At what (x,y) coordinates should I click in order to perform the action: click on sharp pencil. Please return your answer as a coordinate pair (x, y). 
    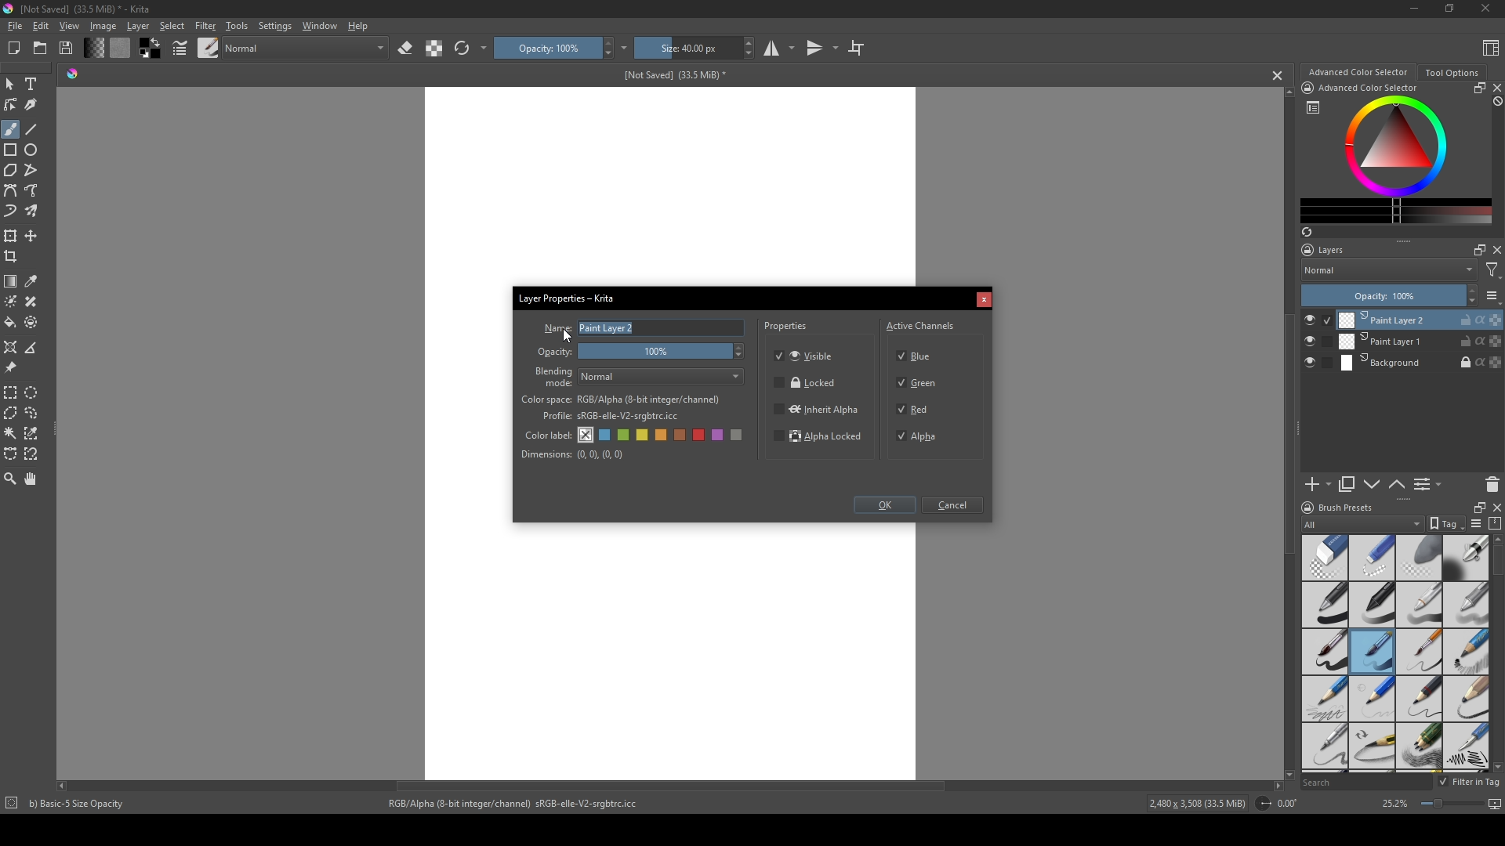
    Looking at the image, I should click on (1324, 747).